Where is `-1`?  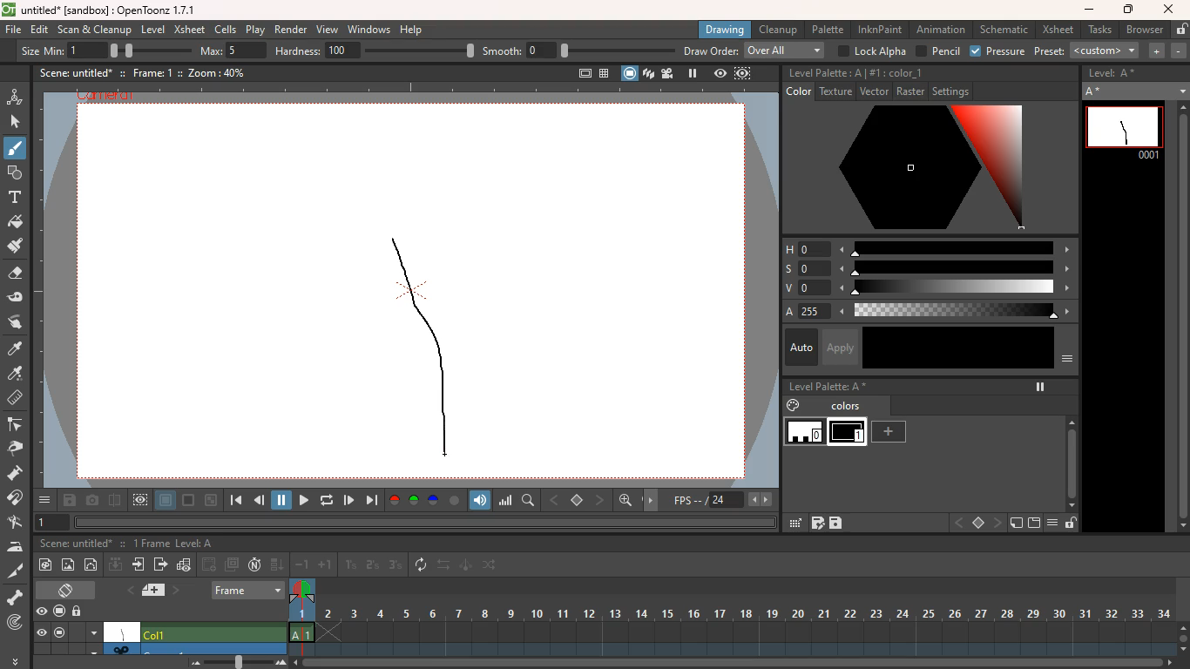 -1 is located at coordinates (302, 564).